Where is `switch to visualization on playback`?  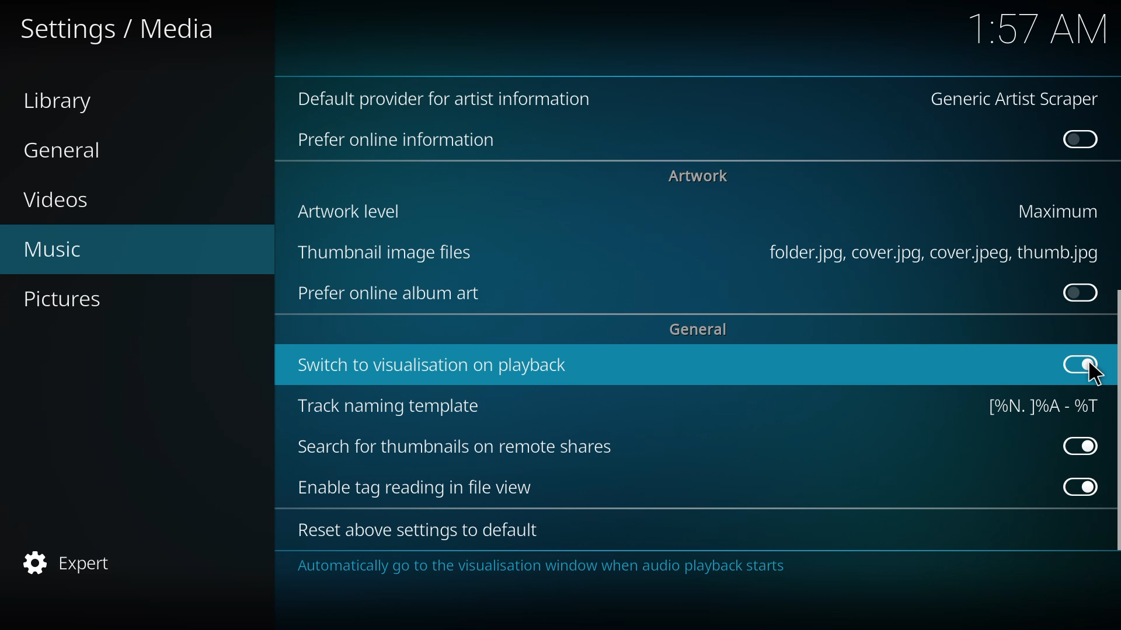
switch to visualization on playback is located at coordinates (429, 366).